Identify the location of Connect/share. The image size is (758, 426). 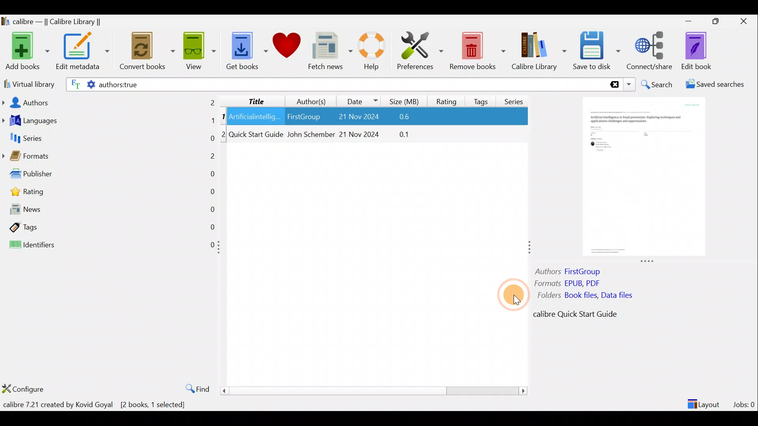
(651, 49).